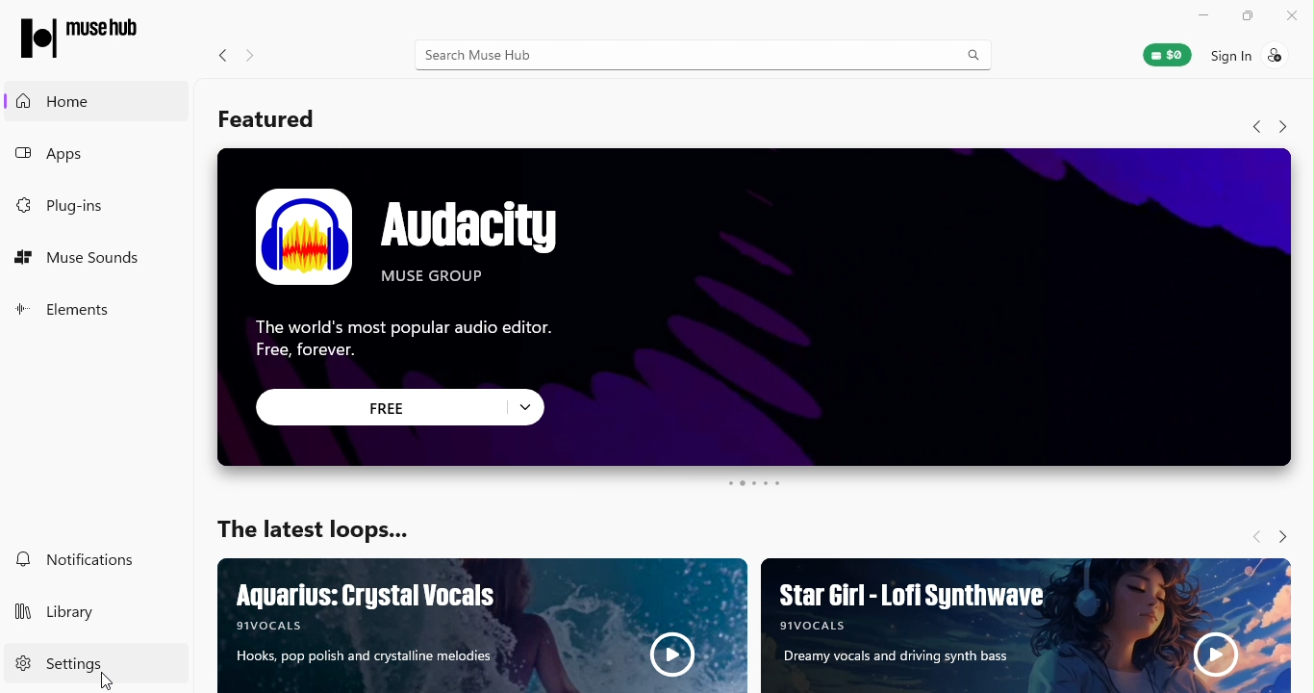 The width and height of the screenshot is (1314, 693). What do you see at coordinates (531, 407) in the screenshot?
I see `free options` at bounding box center [531, 407].